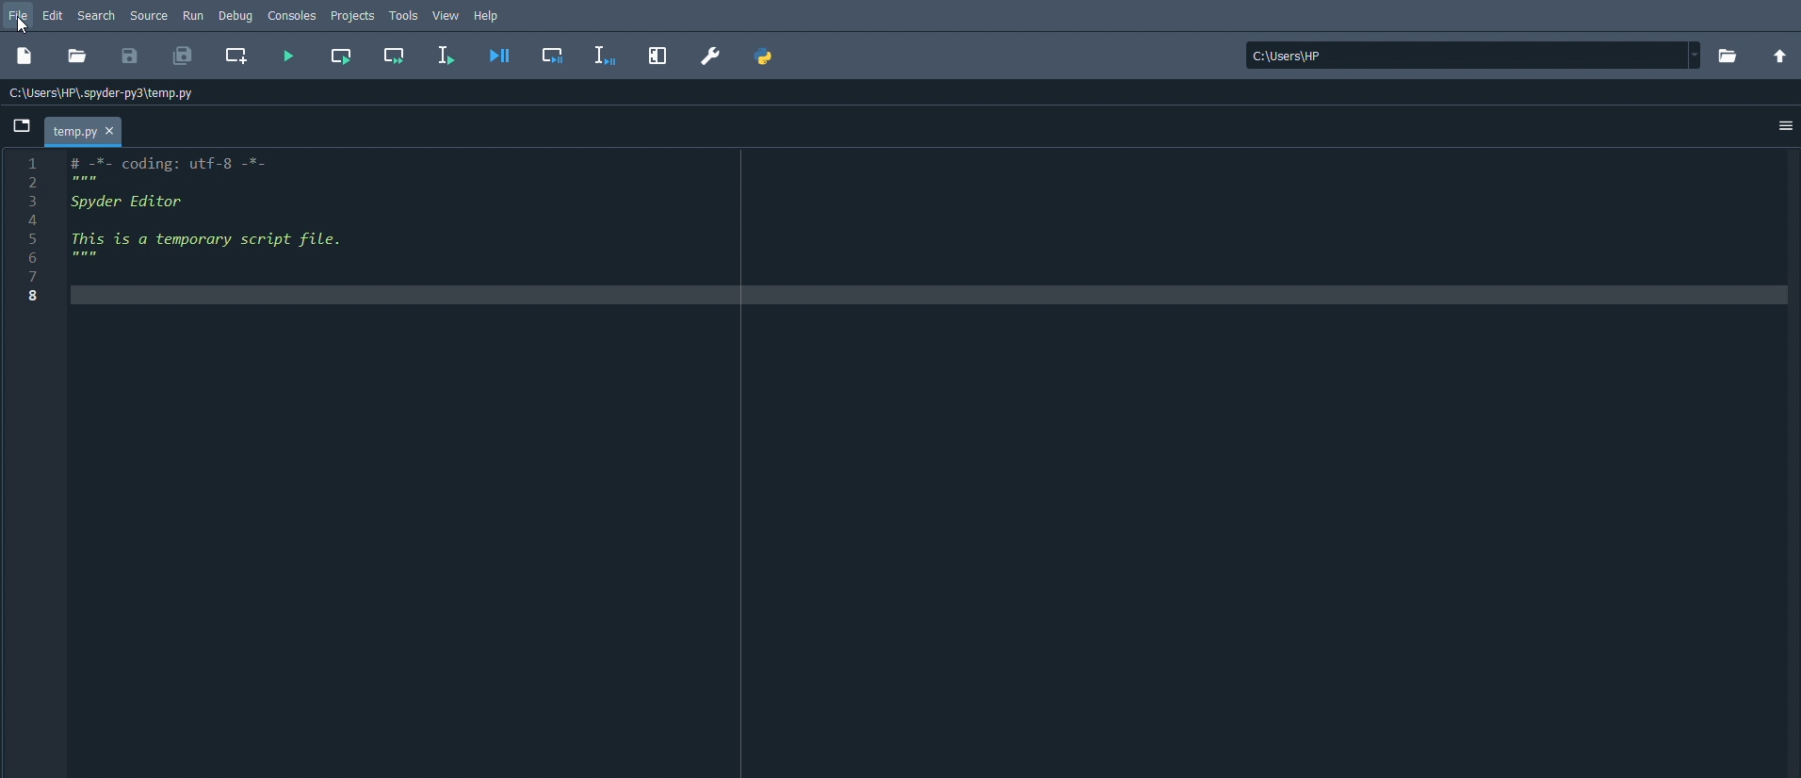  What do you see at coordinates (183, 57) in the screenshot?
I see `Save all files` at bounding box center [183, 57].